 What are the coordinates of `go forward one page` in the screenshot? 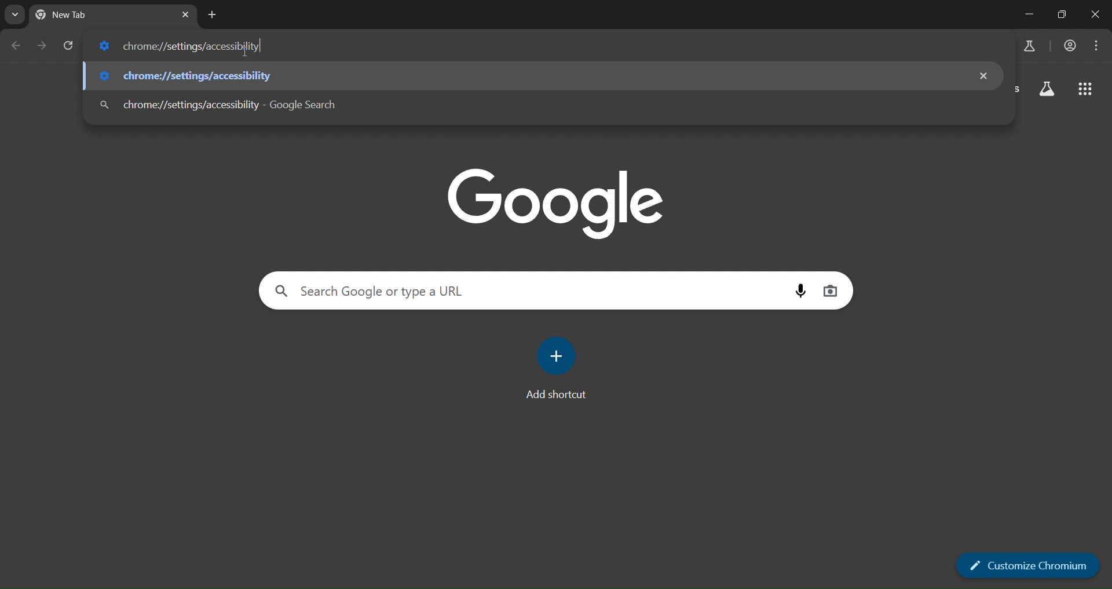 It's located at (44, 48).